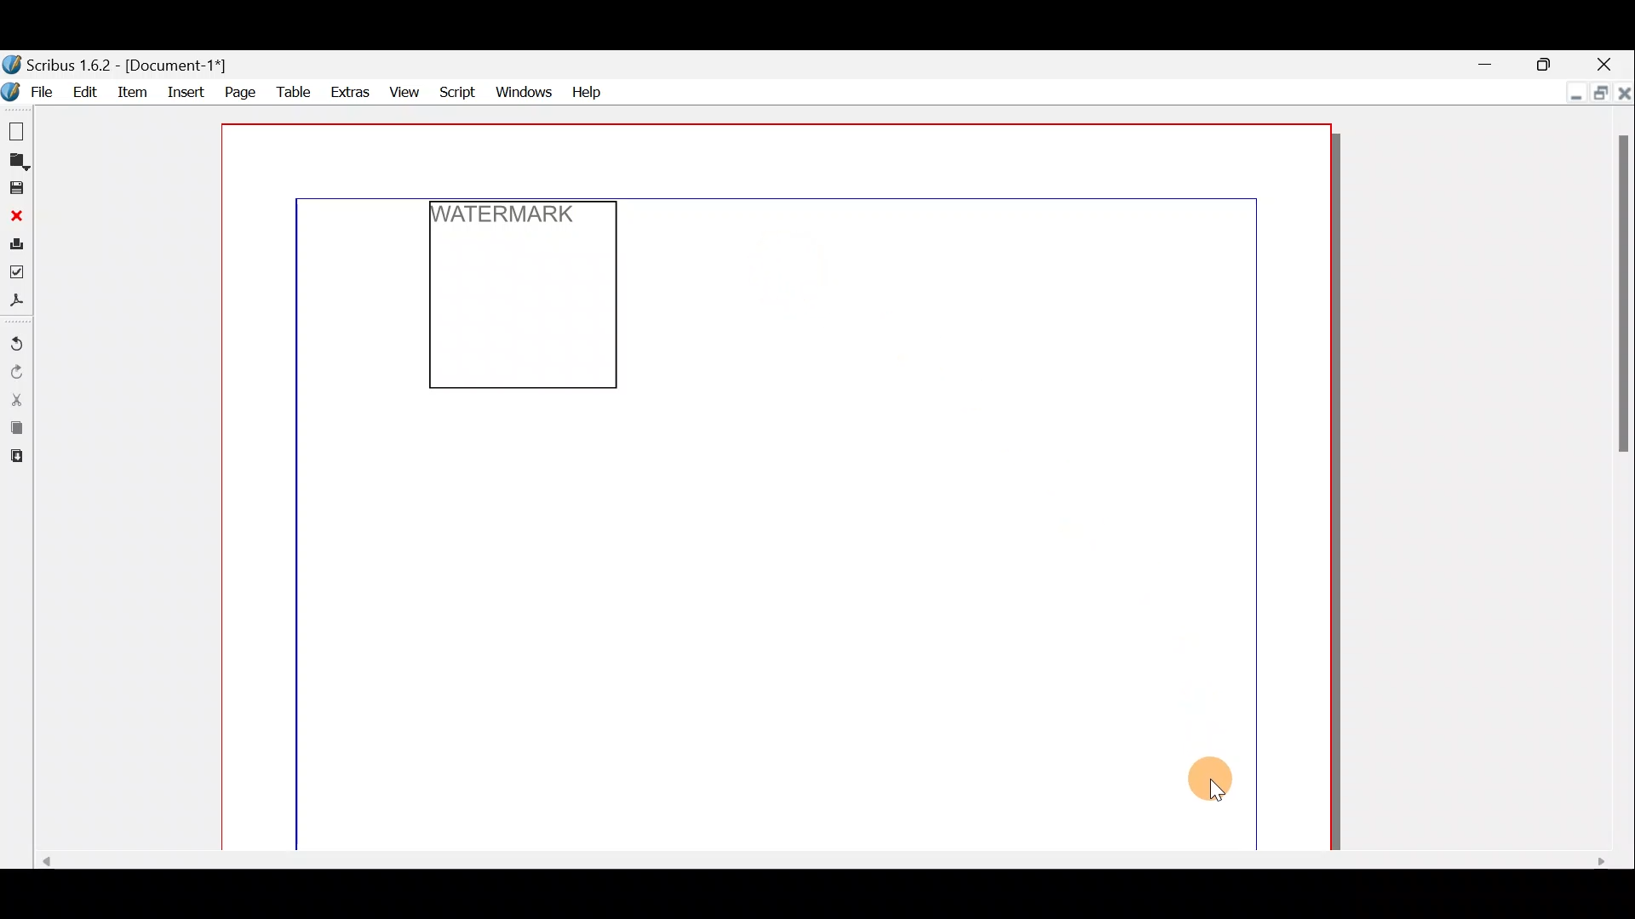 Image resolution: width=1635 pixels, height=919 pixels. Describe the element at coordinates (348, 93) in the screenshot. I see `Extras` at that location.